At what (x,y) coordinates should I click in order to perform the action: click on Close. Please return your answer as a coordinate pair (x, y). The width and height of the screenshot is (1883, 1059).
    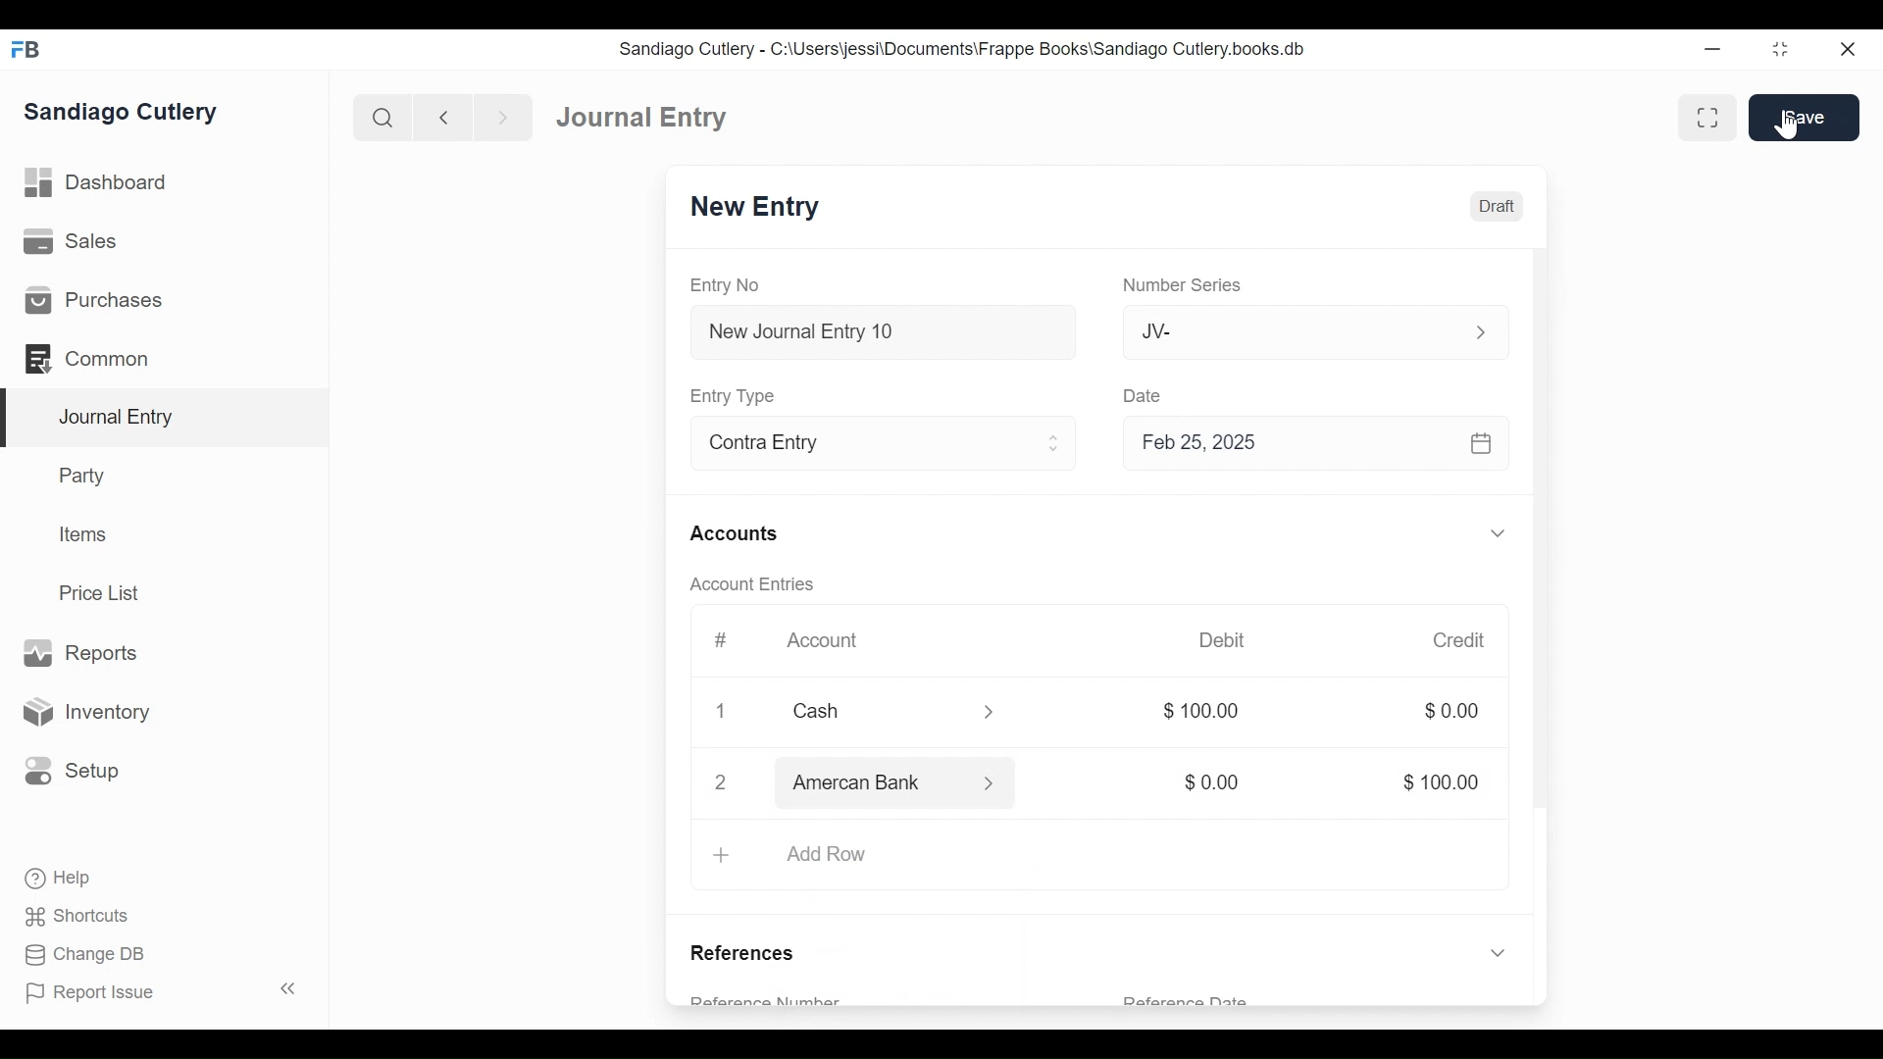
    Looking at the image, I should click on (722, 713).